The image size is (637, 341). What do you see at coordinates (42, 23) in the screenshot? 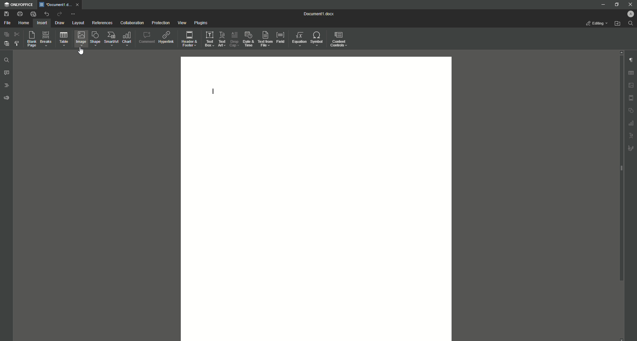
I see `Insert` at bounding box center [42, 23].